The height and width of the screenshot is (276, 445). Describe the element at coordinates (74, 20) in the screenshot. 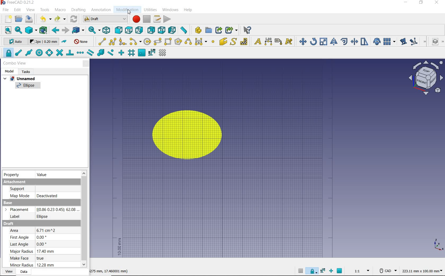

I see `refresh` at that location.